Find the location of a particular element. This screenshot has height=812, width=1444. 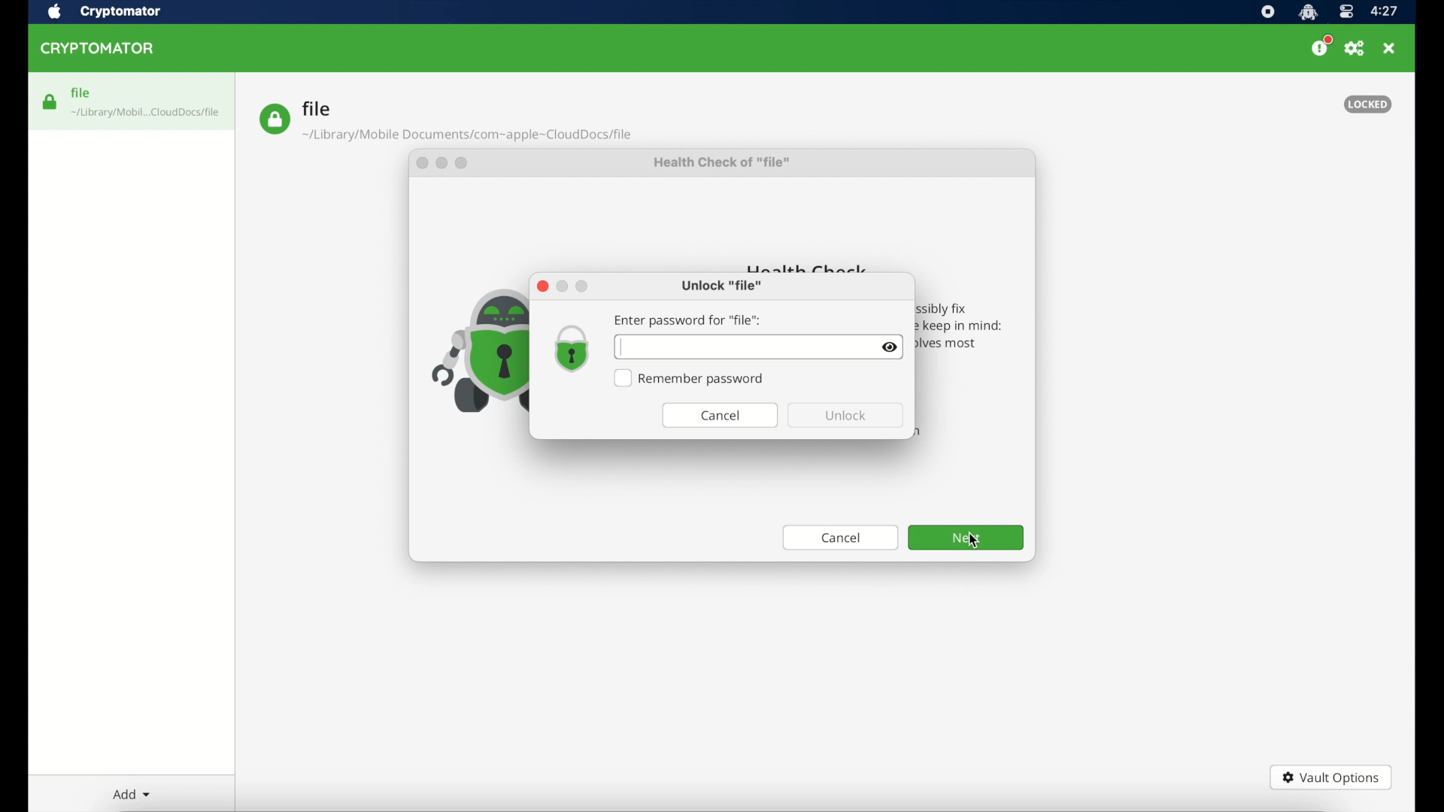

minimize is located at coordinates (563, 286).